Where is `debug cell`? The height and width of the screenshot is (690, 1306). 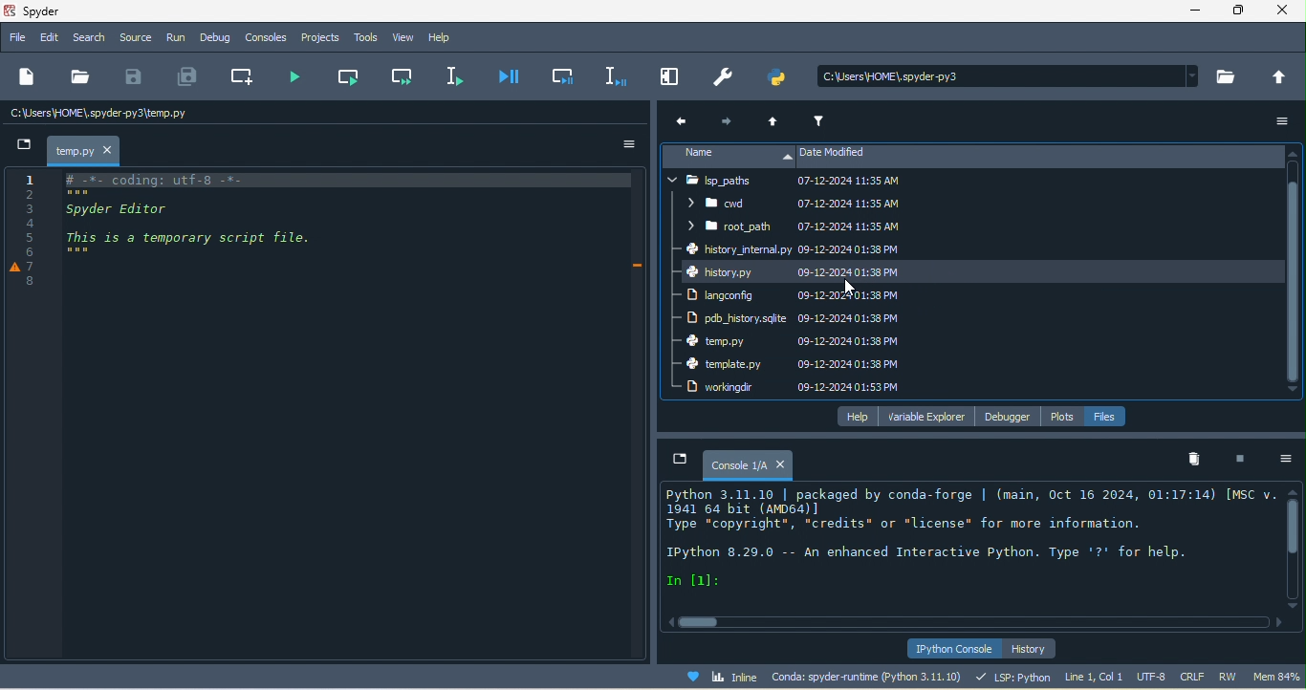 debug cell is located at coordinates (566, 75).